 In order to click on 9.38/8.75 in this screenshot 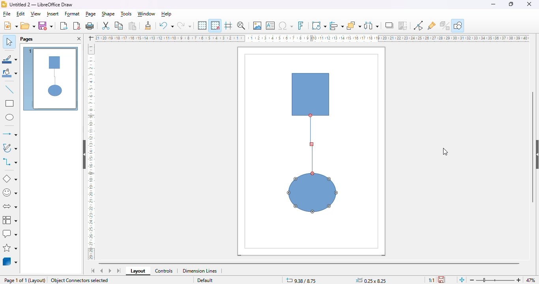, I will do `click(301, 280)`.